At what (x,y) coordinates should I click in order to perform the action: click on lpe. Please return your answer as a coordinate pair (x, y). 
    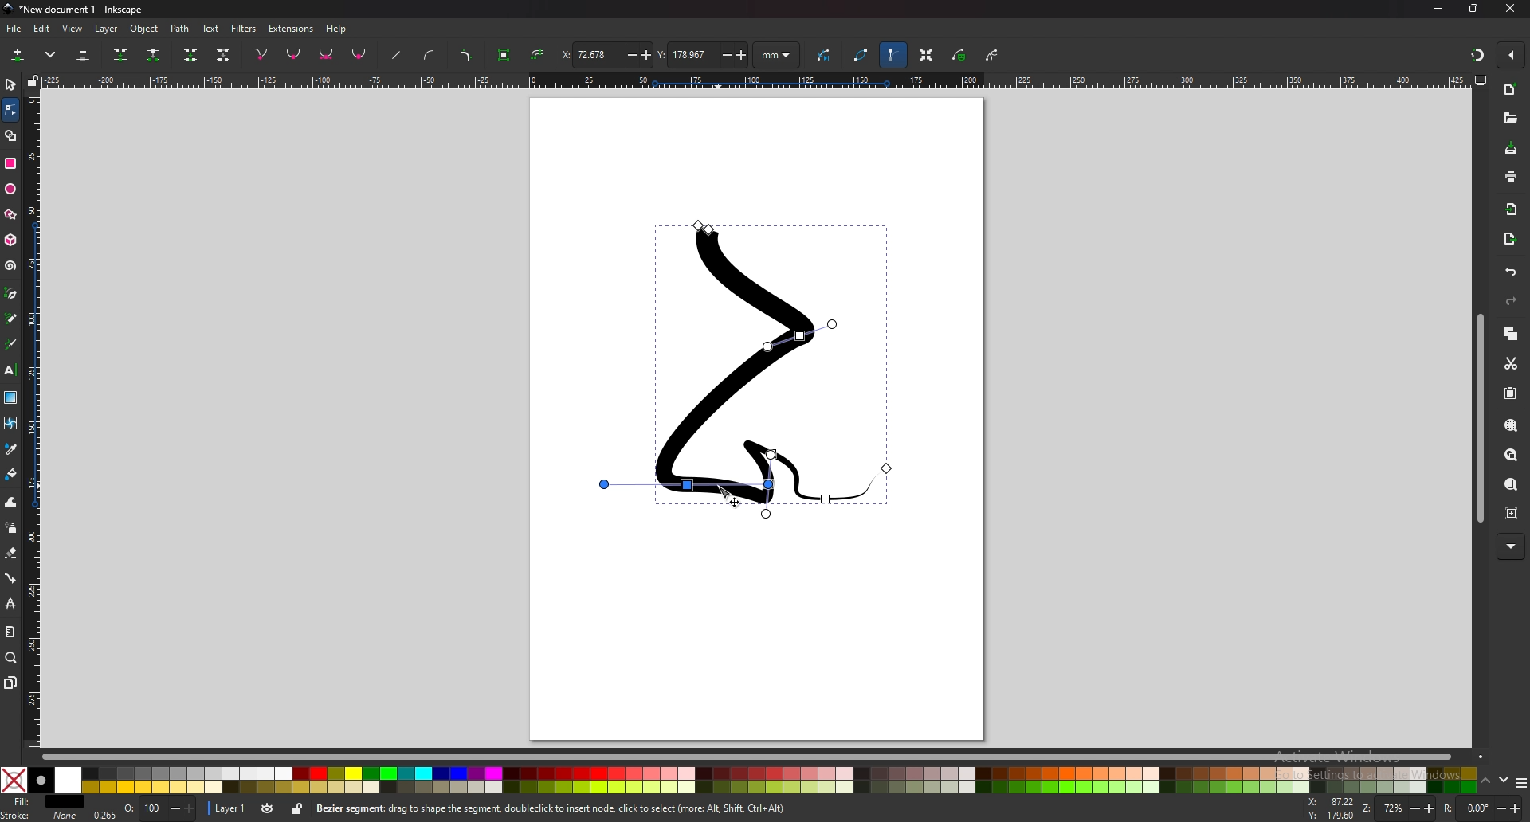
    Looking at the image, I should click on (10, 605).